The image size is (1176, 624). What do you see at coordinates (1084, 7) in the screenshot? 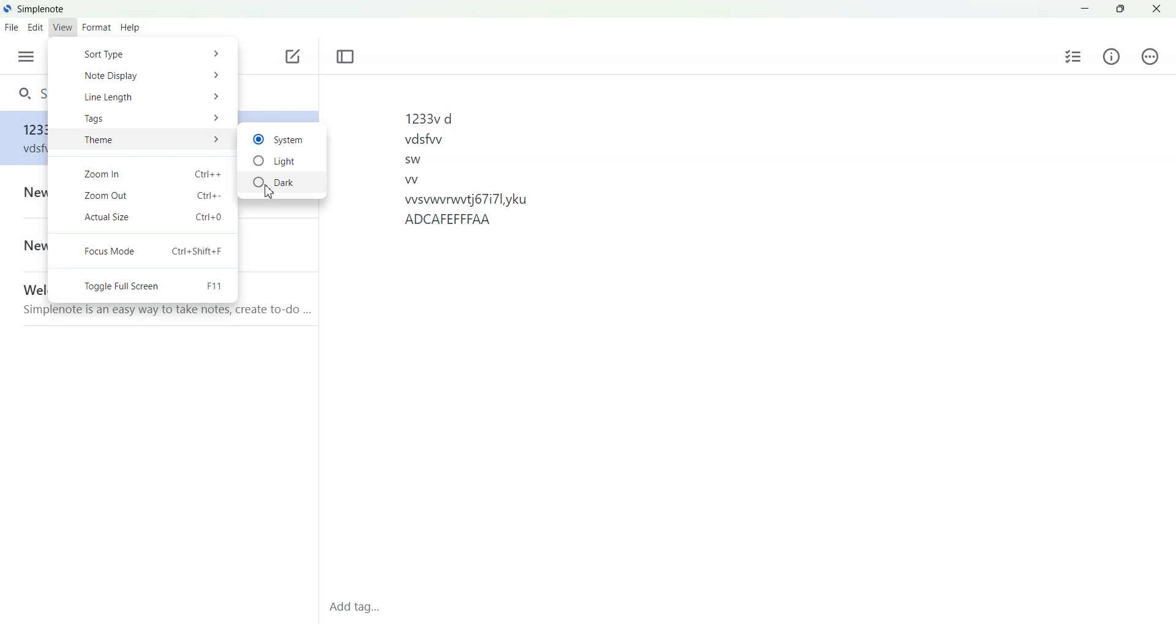
I see `Minimize` at bounding box center [1084, 7].